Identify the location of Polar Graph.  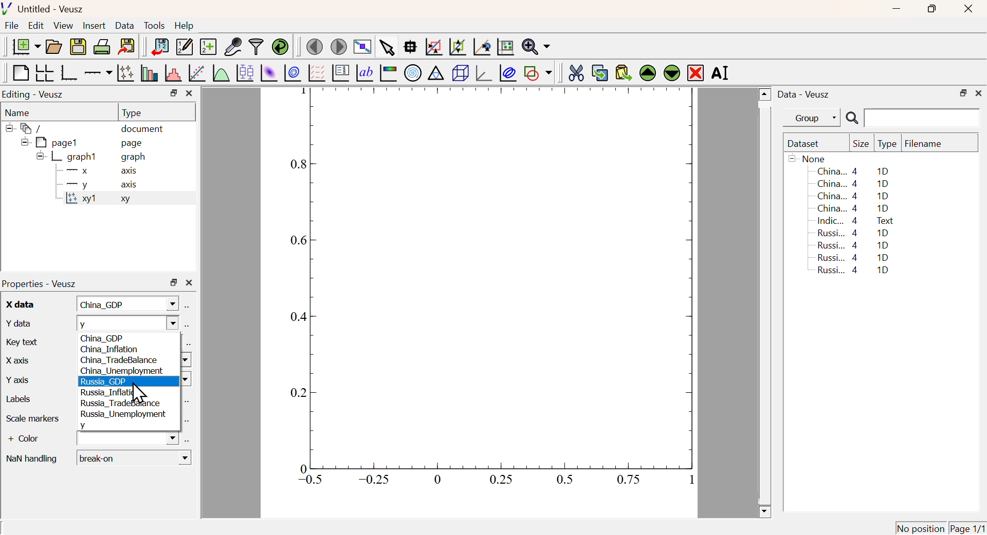
(413, 72).